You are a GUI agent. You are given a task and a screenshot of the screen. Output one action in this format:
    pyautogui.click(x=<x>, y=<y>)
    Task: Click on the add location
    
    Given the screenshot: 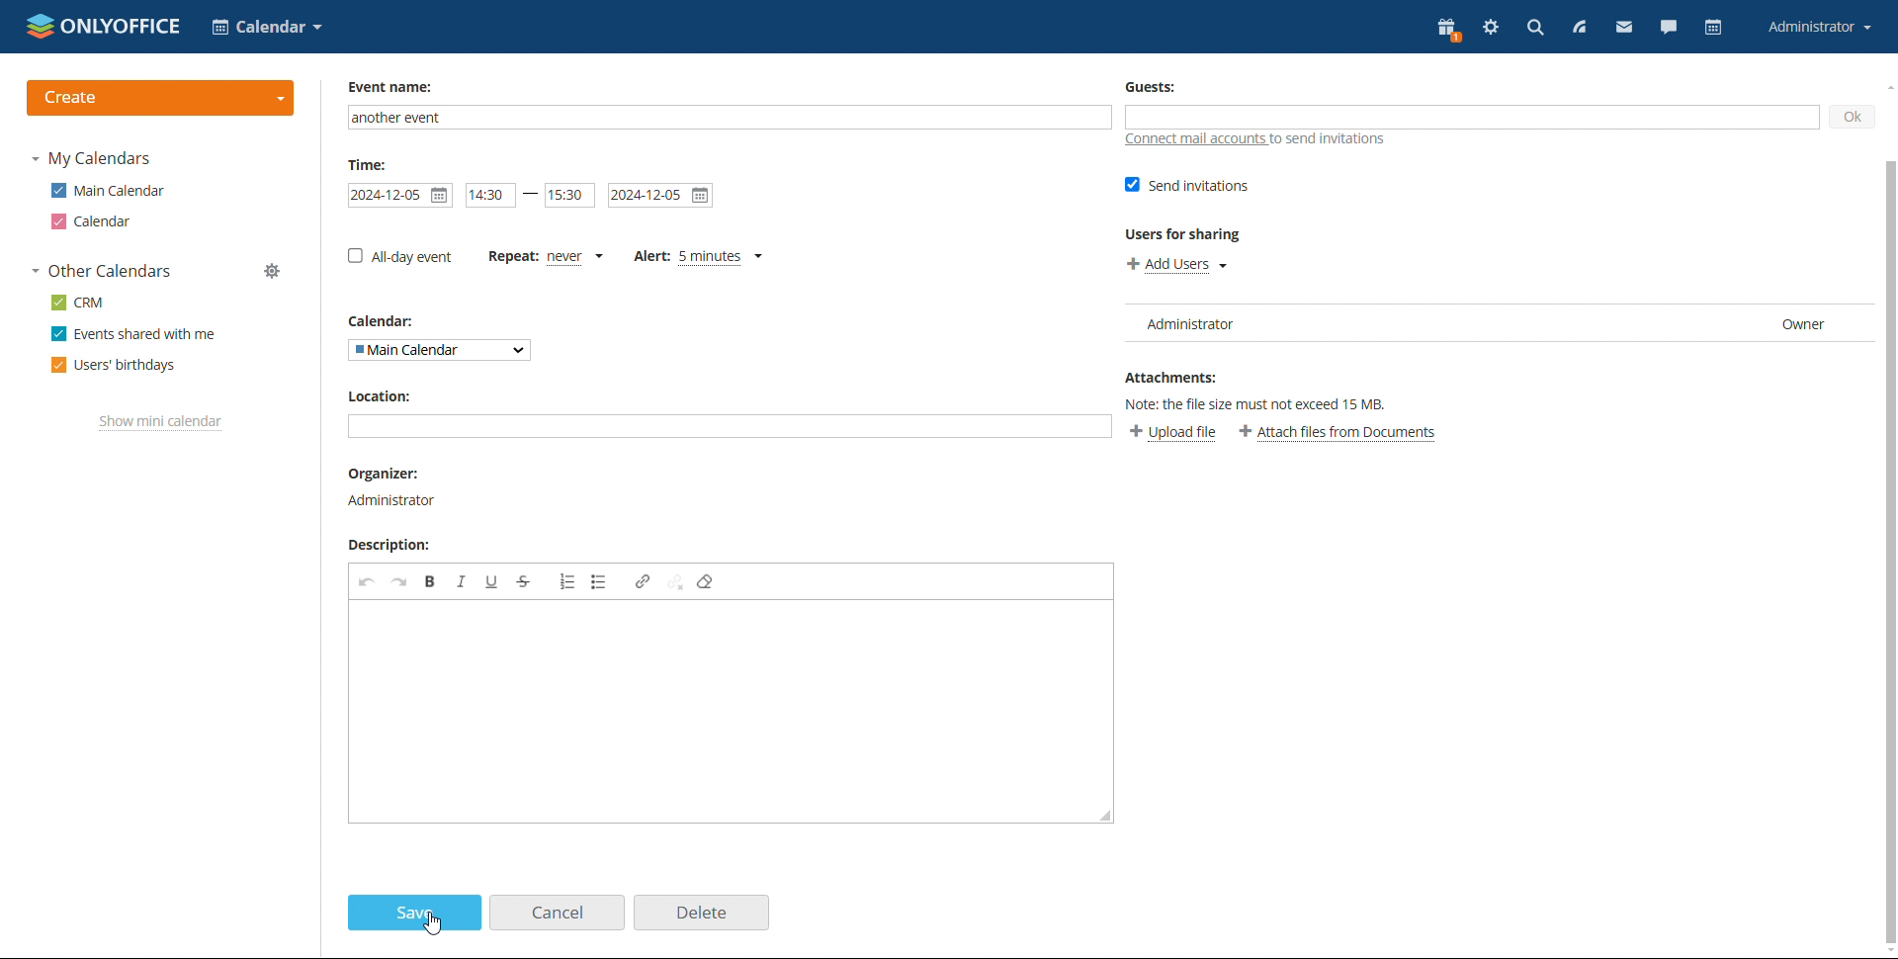 What is the action you would take?
    pyautogui.click(x=729, y=425)
    